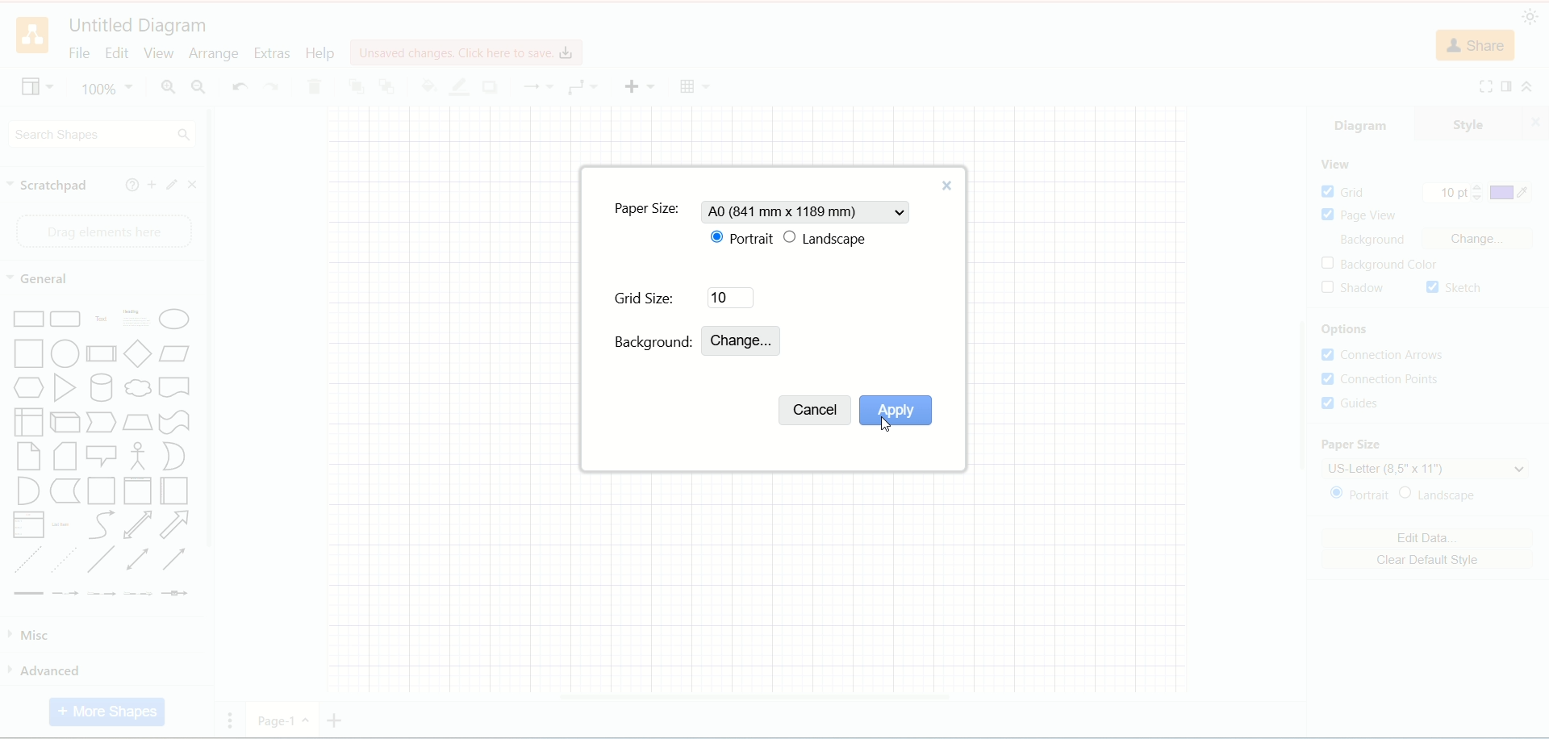  I want to click on style, so click(1483, 123).